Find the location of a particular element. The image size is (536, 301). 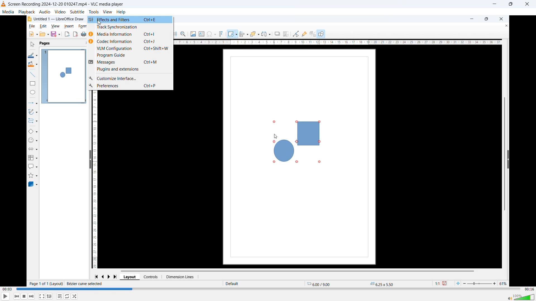

forward or next media  is located at coordinates (31, 297).